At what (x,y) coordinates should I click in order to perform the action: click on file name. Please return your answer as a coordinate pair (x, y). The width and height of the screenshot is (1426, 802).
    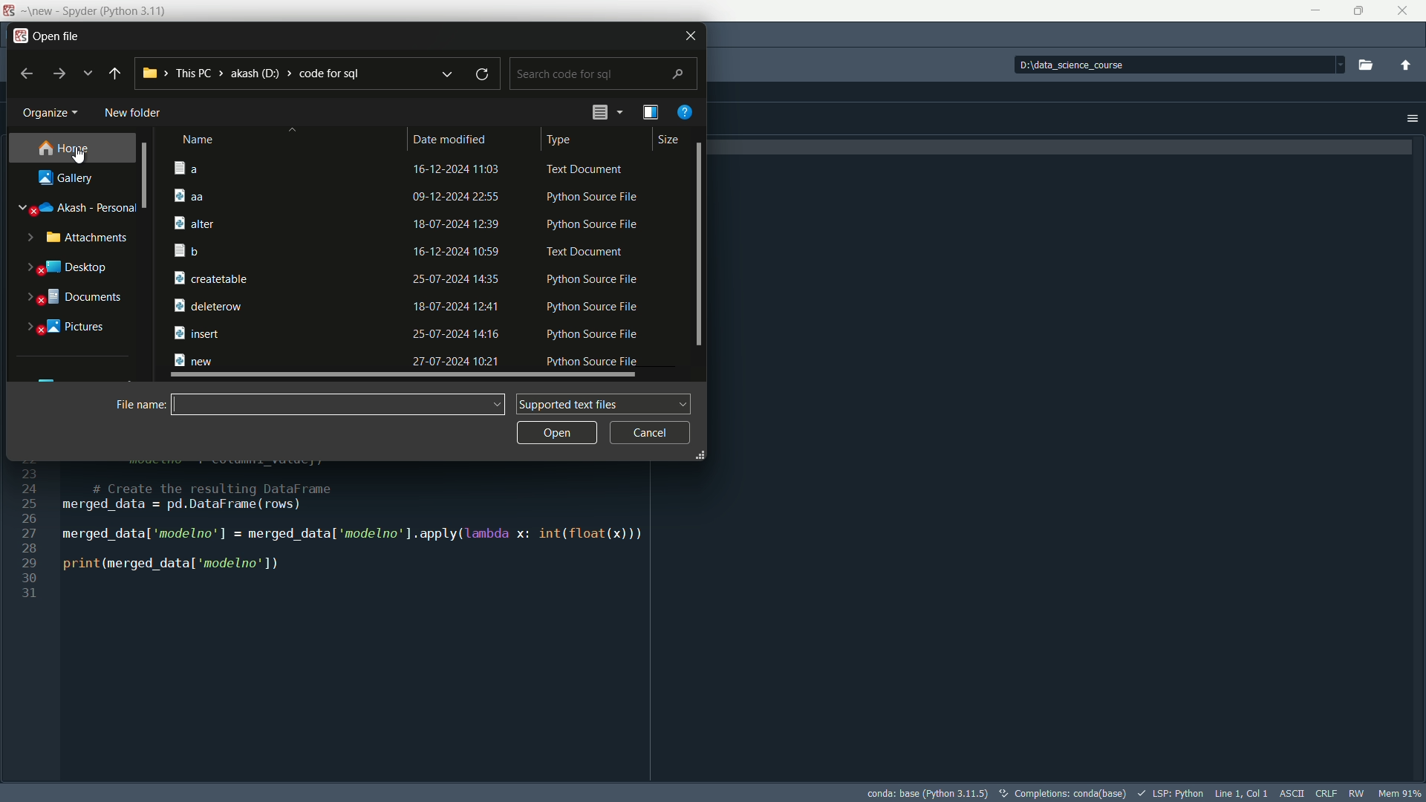
    Looking at the image, I should click on (134, 404).